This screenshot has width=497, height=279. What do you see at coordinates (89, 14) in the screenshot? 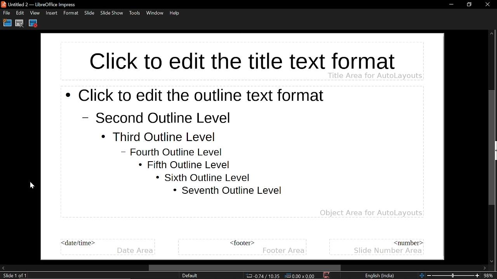
I see `Slide` at bounding box center [89, 14].